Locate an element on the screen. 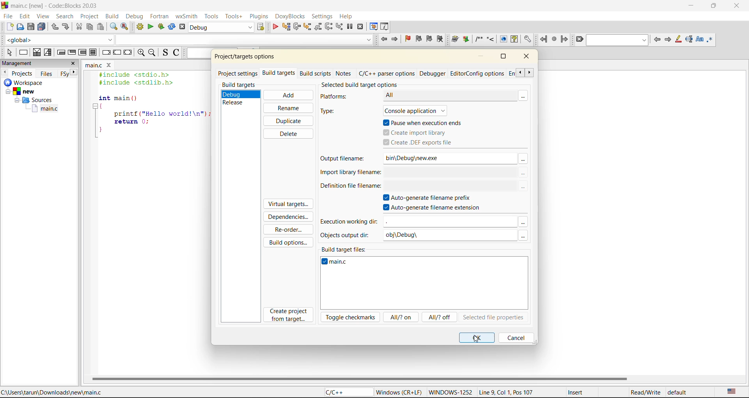  text to find is located at coordinates (618, 40).